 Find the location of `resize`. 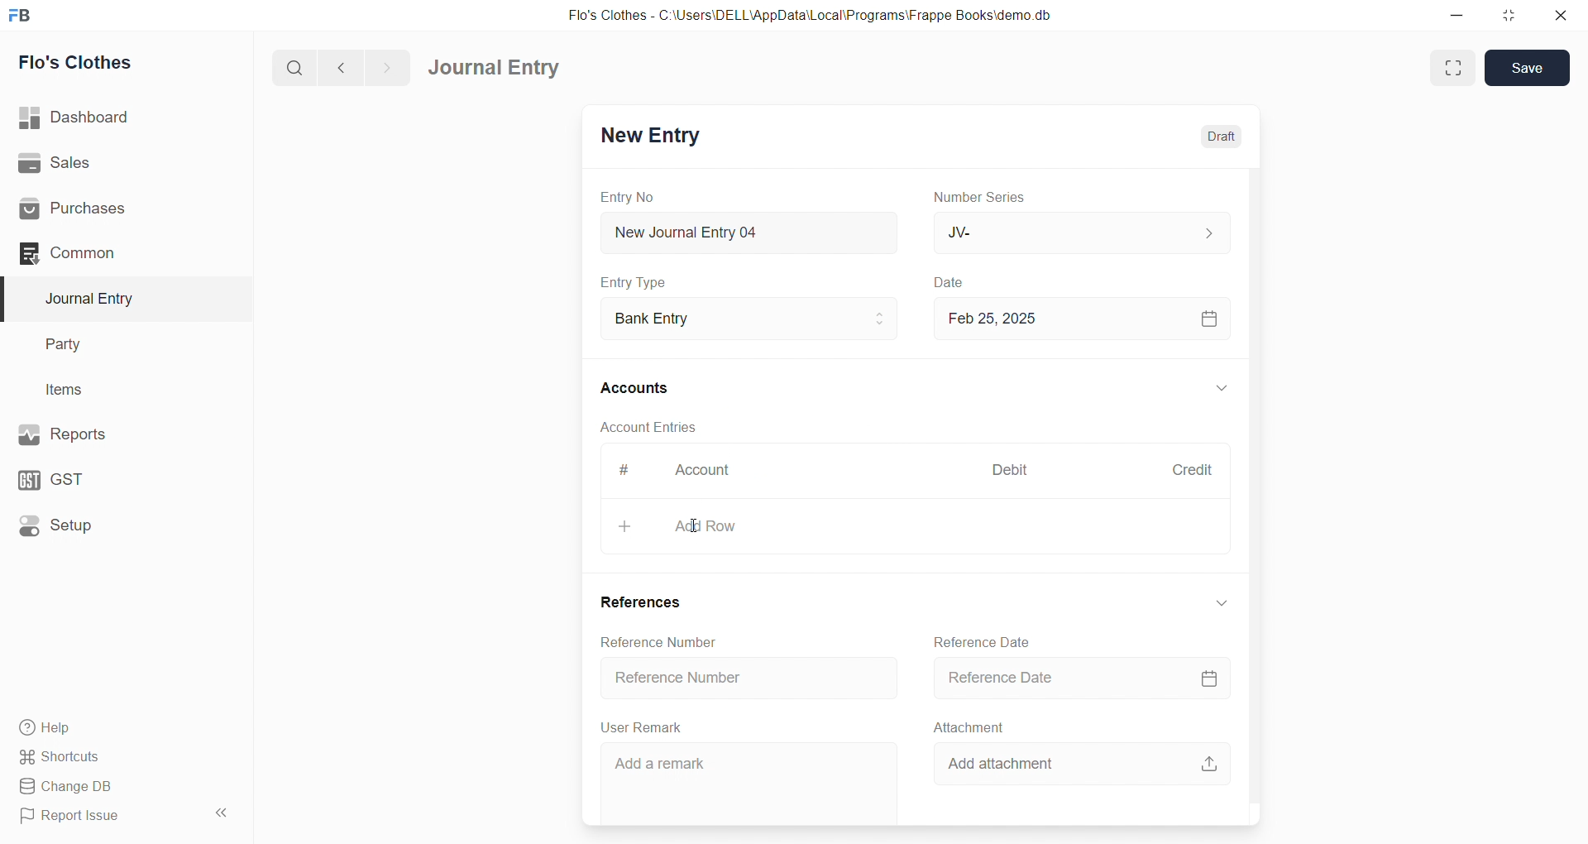

resize is located at coordinates (1508, 15).